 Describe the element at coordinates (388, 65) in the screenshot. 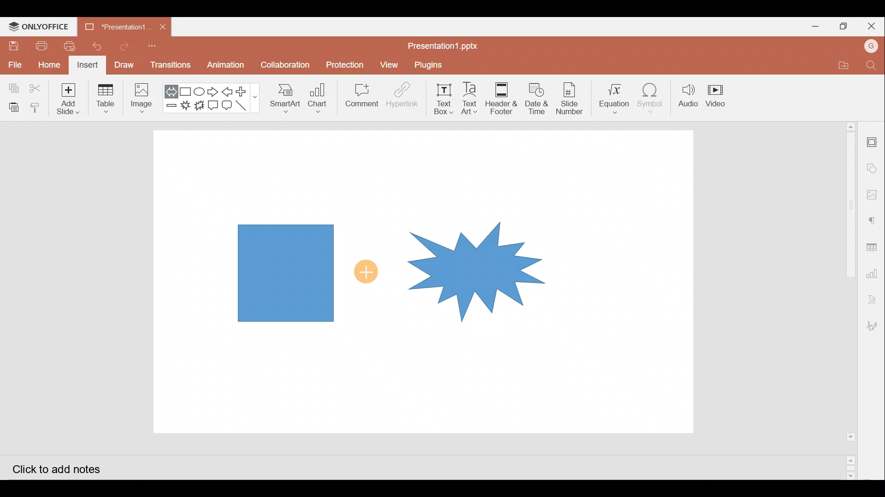

I see `View` at that location.